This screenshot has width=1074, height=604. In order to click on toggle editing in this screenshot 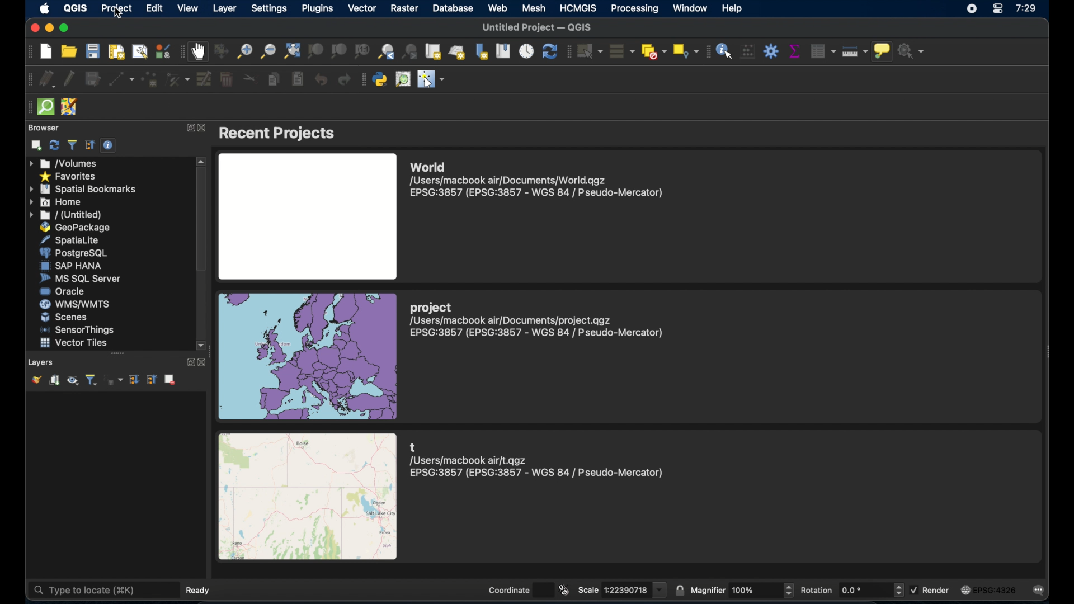, I will do `click(70, 77)`.